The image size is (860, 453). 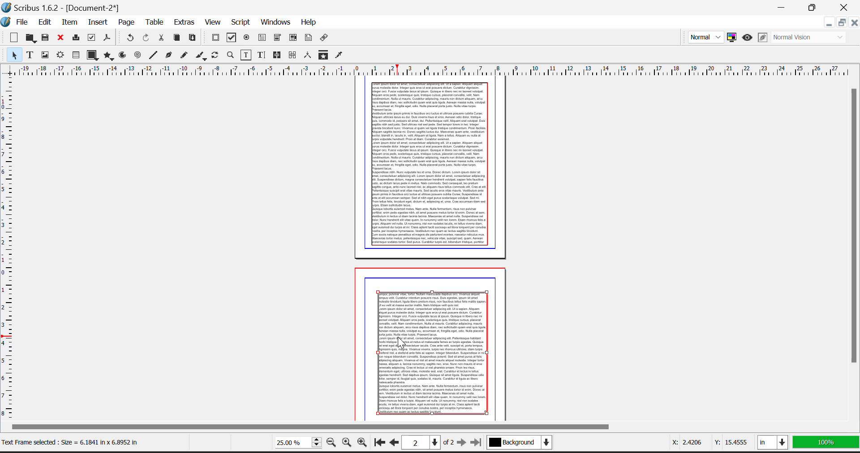 What do you see at coordinates (216, 56) in the screenshot?
I see `Rotate Image` at bounding box center [216, 56].